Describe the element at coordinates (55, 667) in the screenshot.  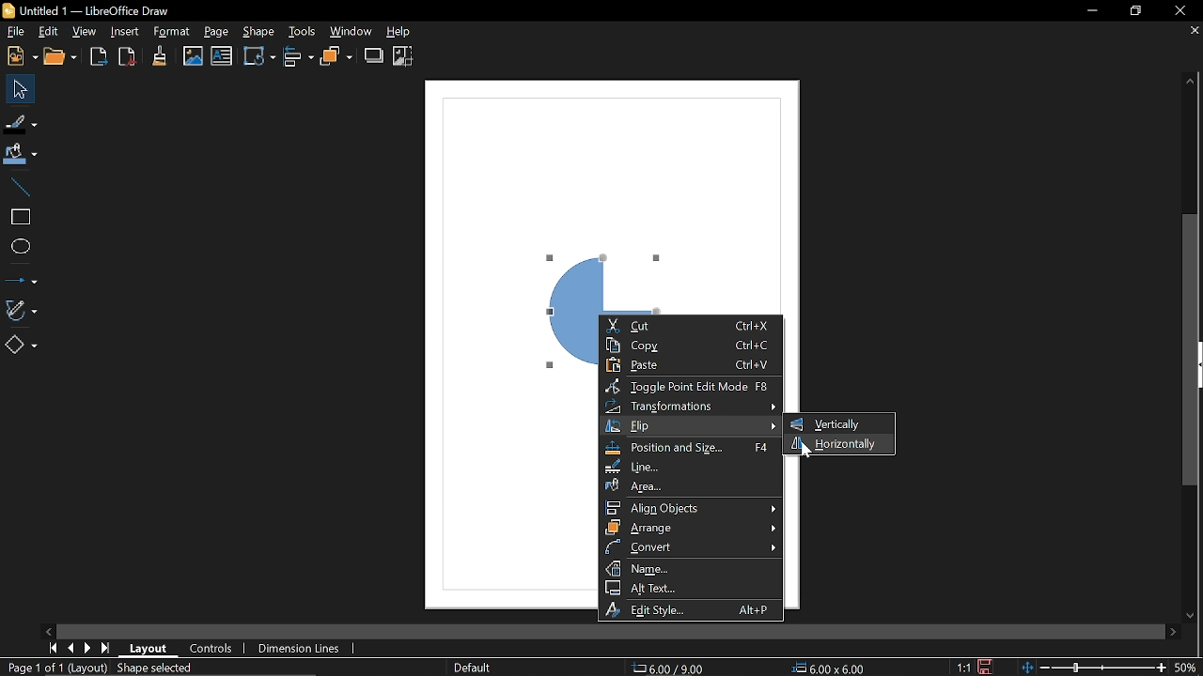
I see `Current page` at that location.